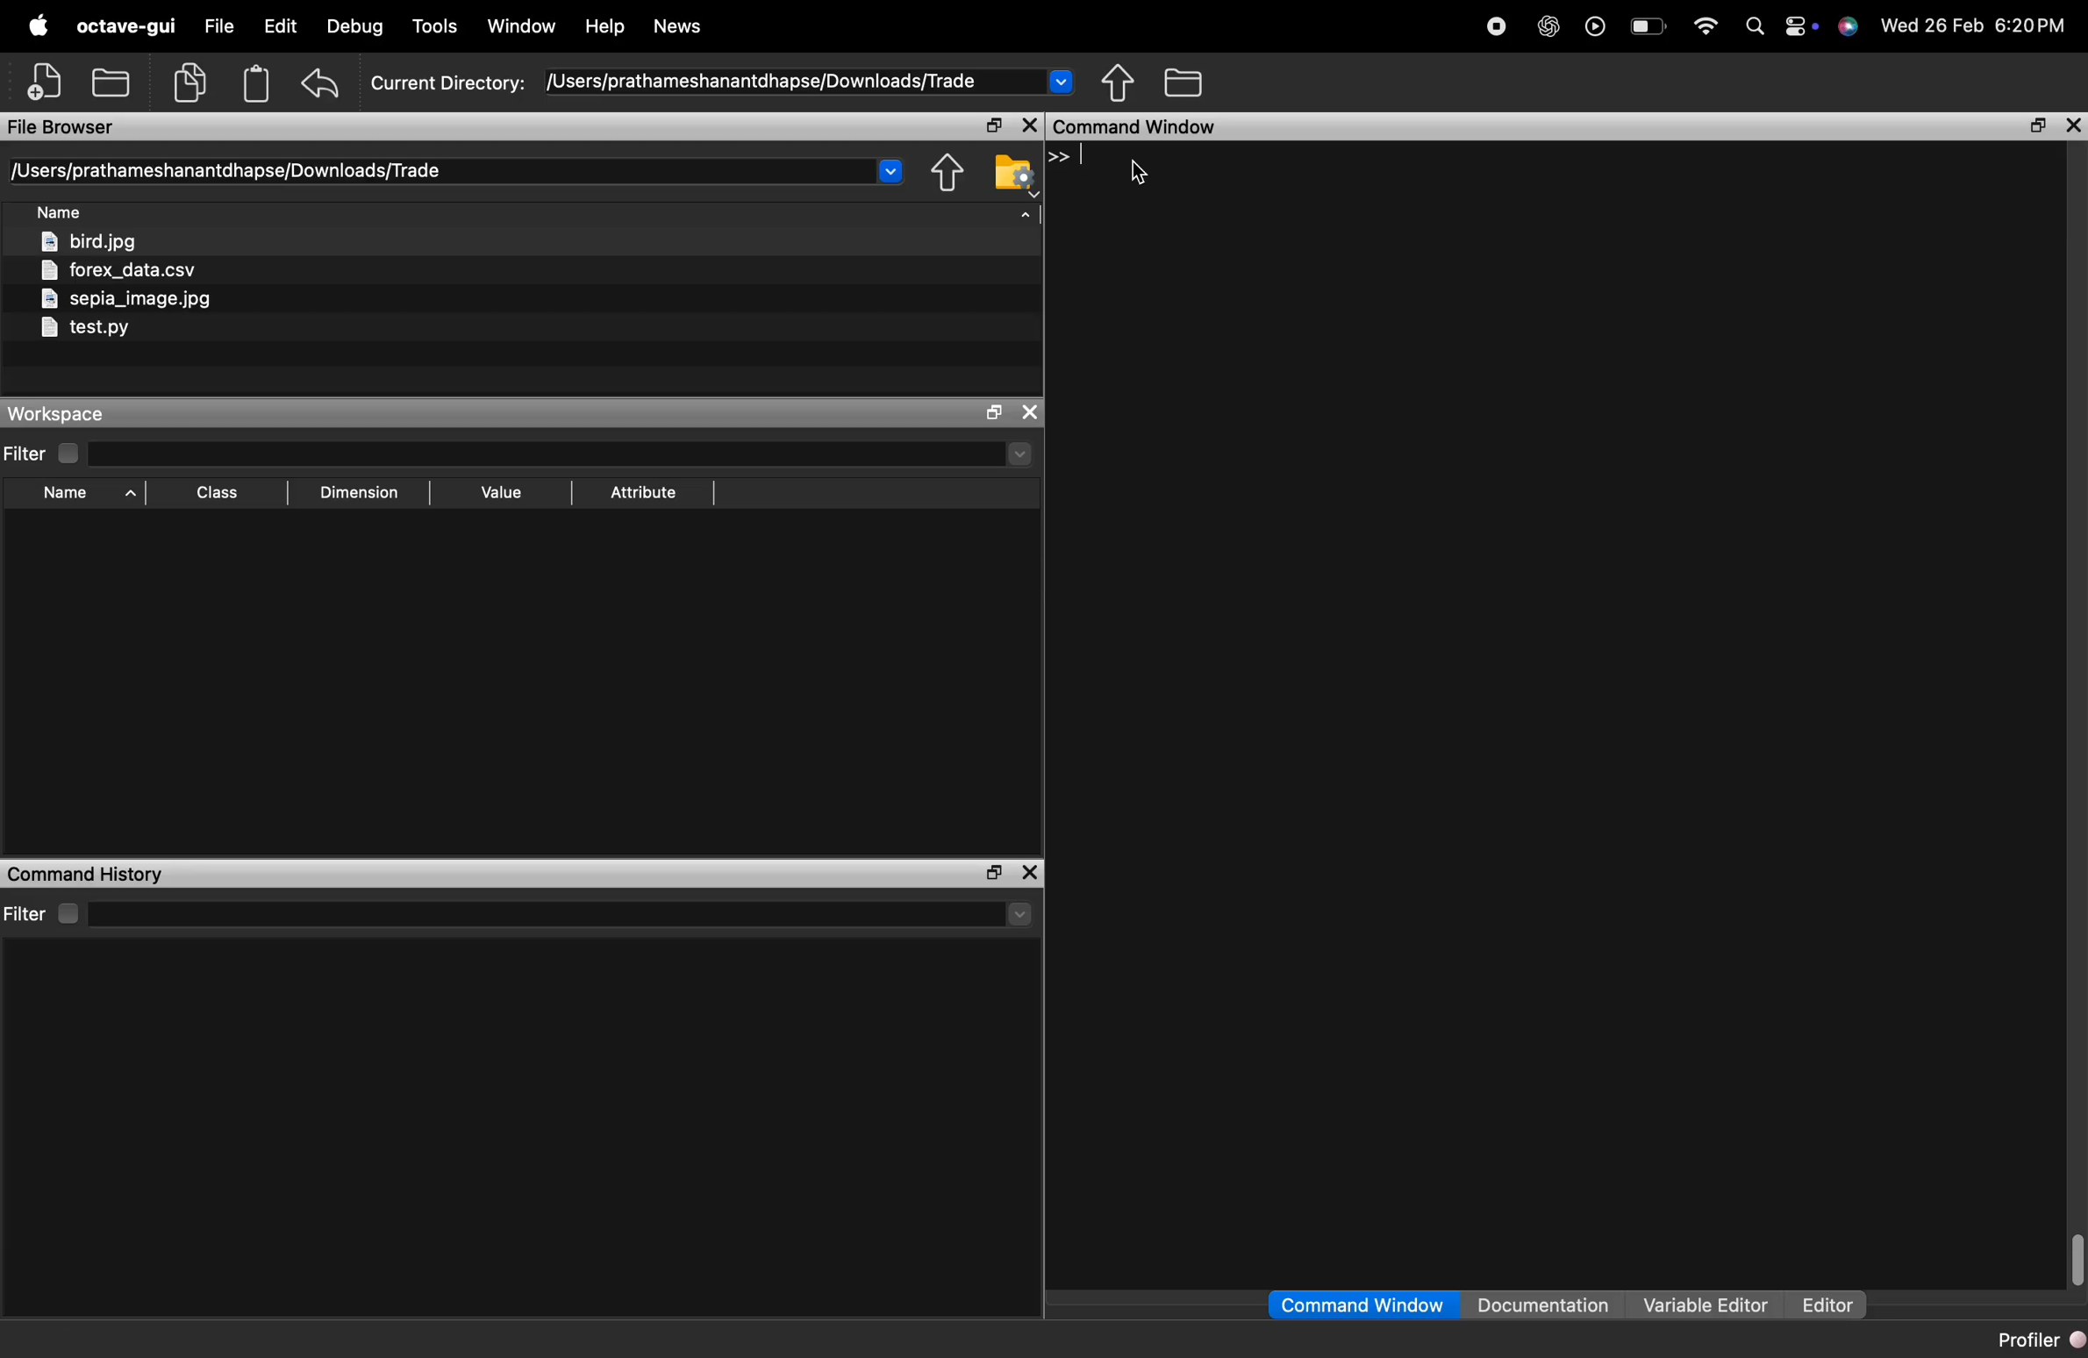 This screenshot has height=1358, width=2088. What do you see at coordinates (83, 329) in the screenshot?
I see `test.py` at bounding box center [83, 329].